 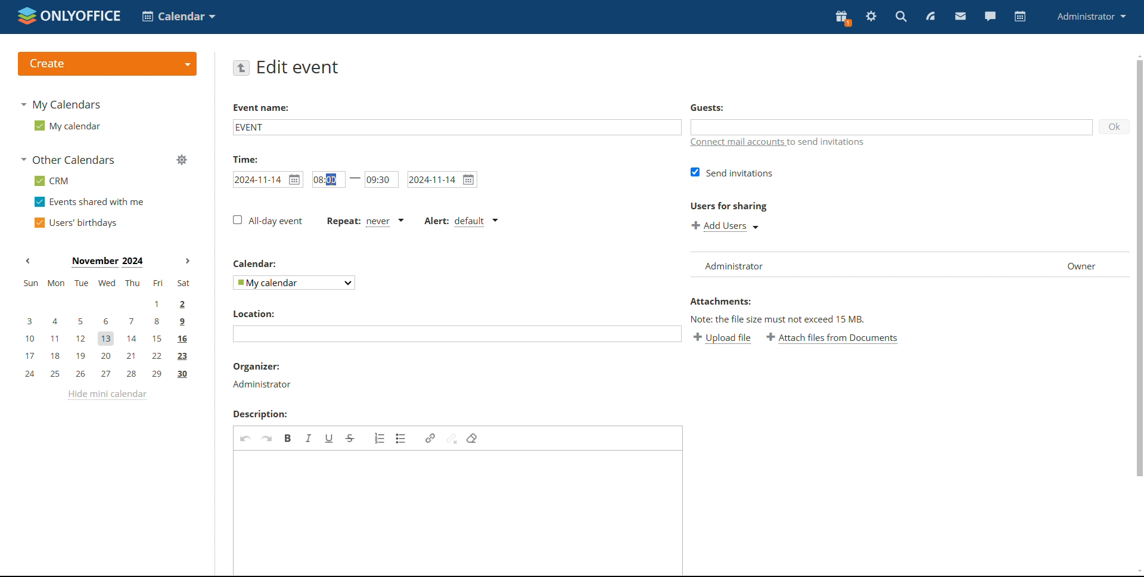 I want to click on other calendars, so click(x=69, y=160).